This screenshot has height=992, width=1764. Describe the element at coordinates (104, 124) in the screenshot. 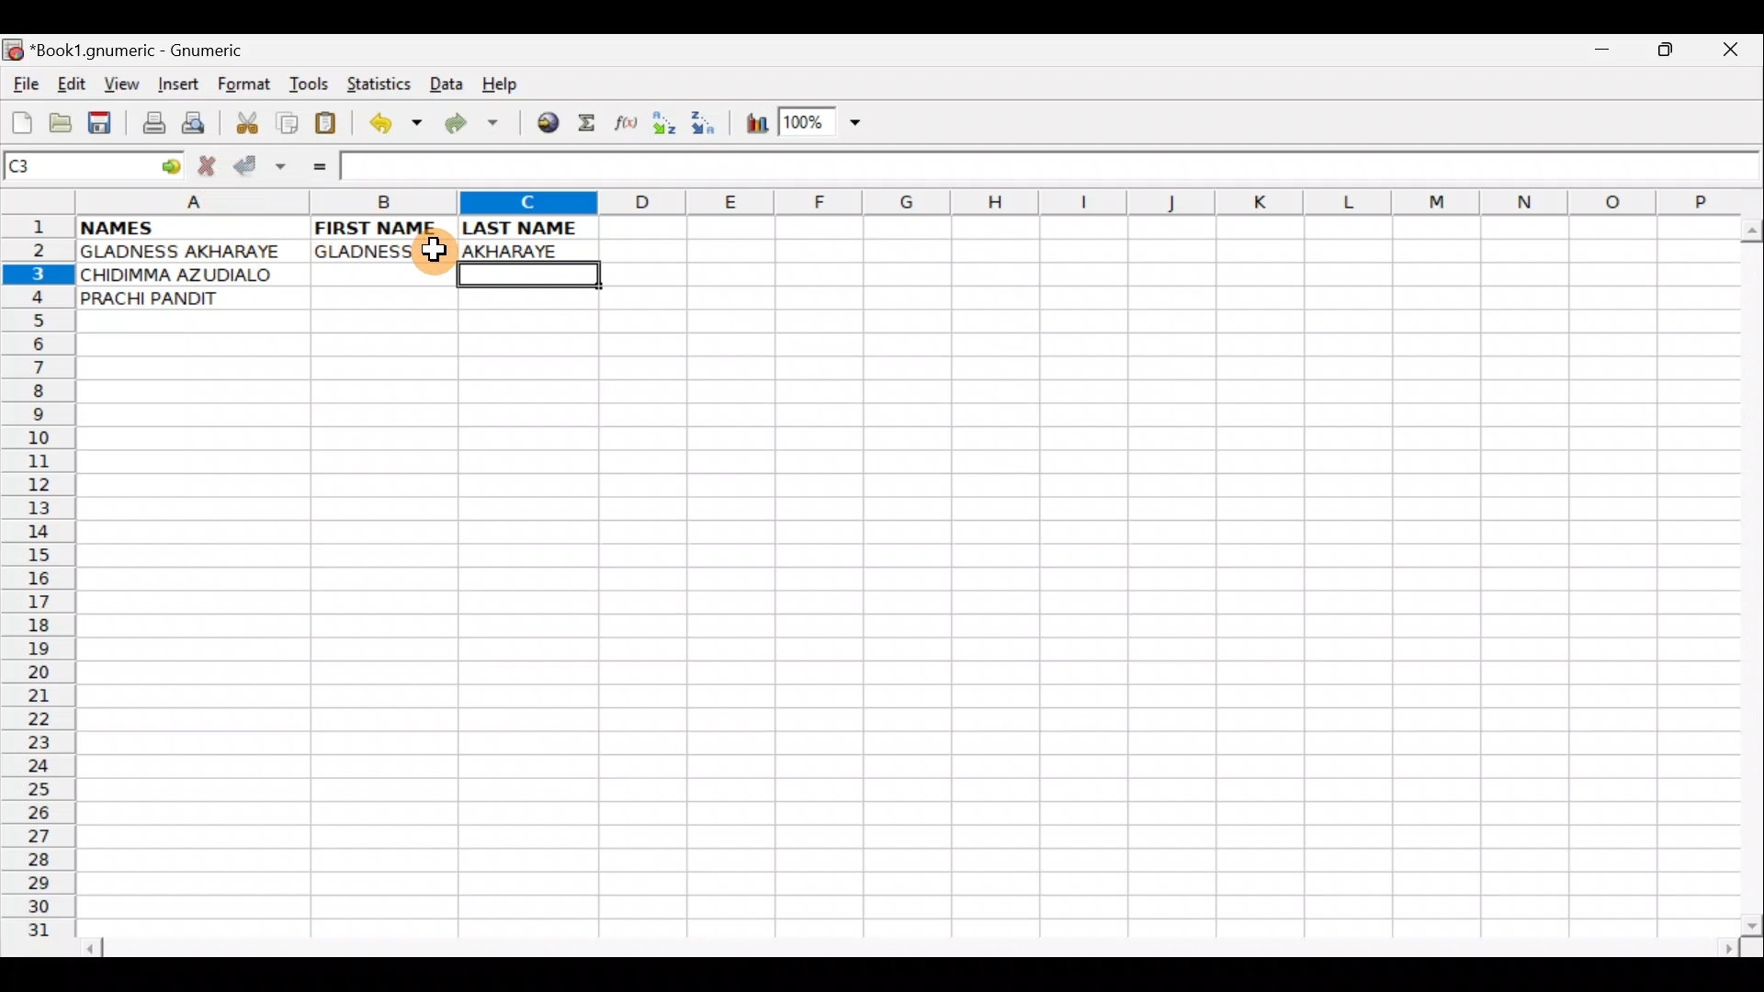

I see `Save current workbook` at that location.